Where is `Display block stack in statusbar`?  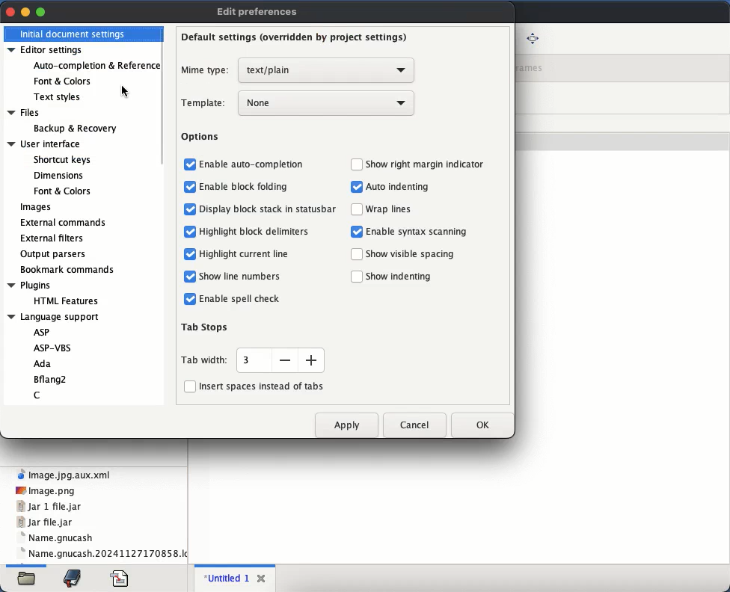
Display block stack in statusbar is located at coordinates (268, 209).